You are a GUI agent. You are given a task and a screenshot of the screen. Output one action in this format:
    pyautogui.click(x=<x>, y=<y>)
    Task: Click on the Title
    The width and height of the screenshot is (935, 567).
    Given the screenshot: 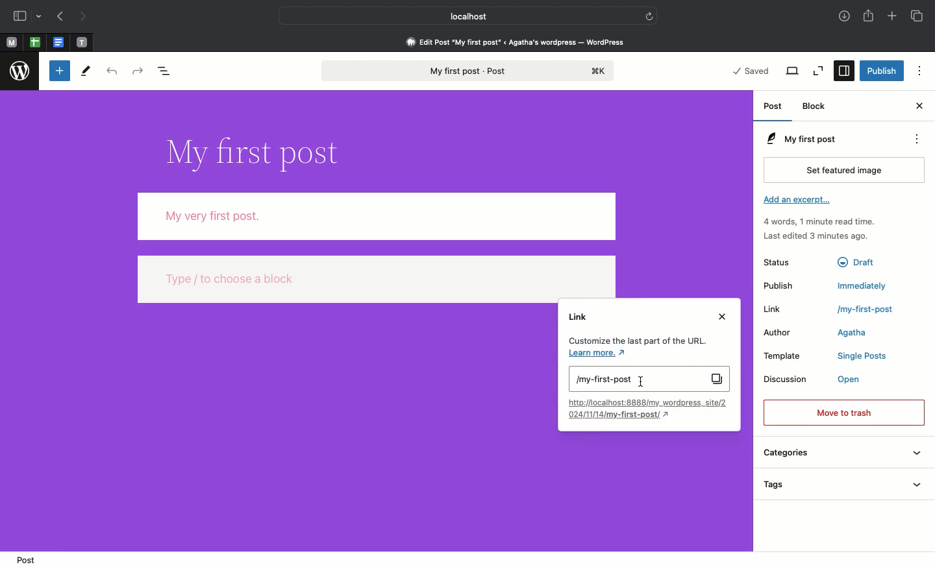 What is the action you would take?
    pyautogui.click(x=260, y=154)
    